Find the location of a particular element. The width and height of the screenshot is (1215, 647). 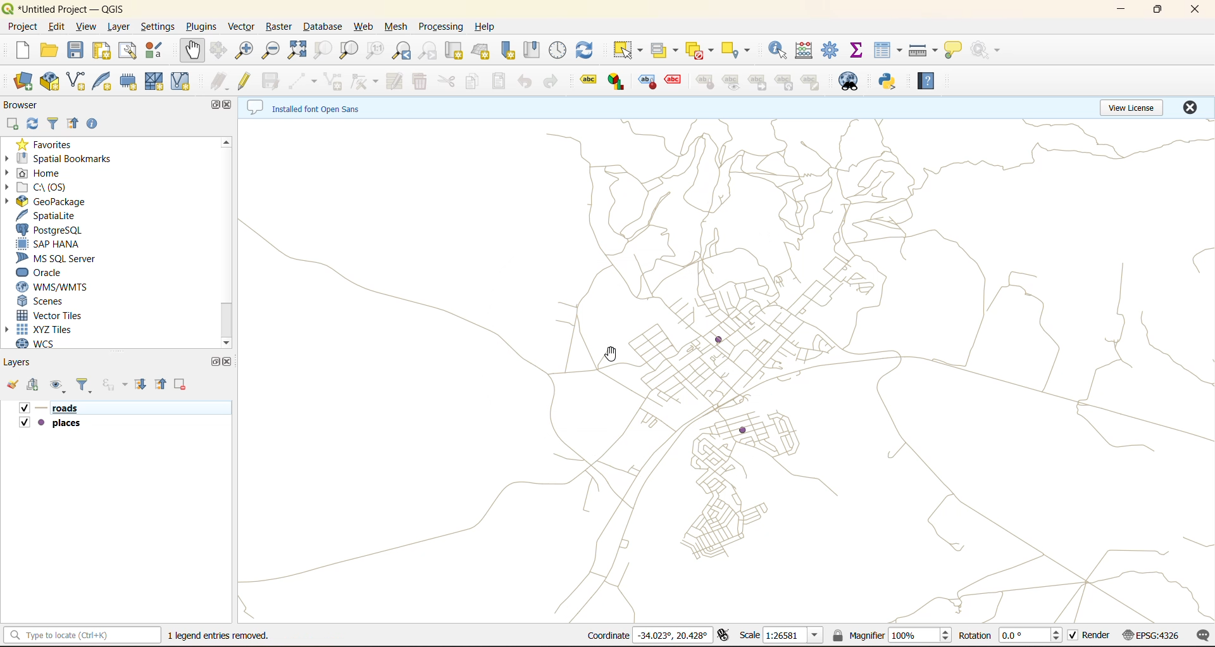

measure line is located at coordinates (925, 49).